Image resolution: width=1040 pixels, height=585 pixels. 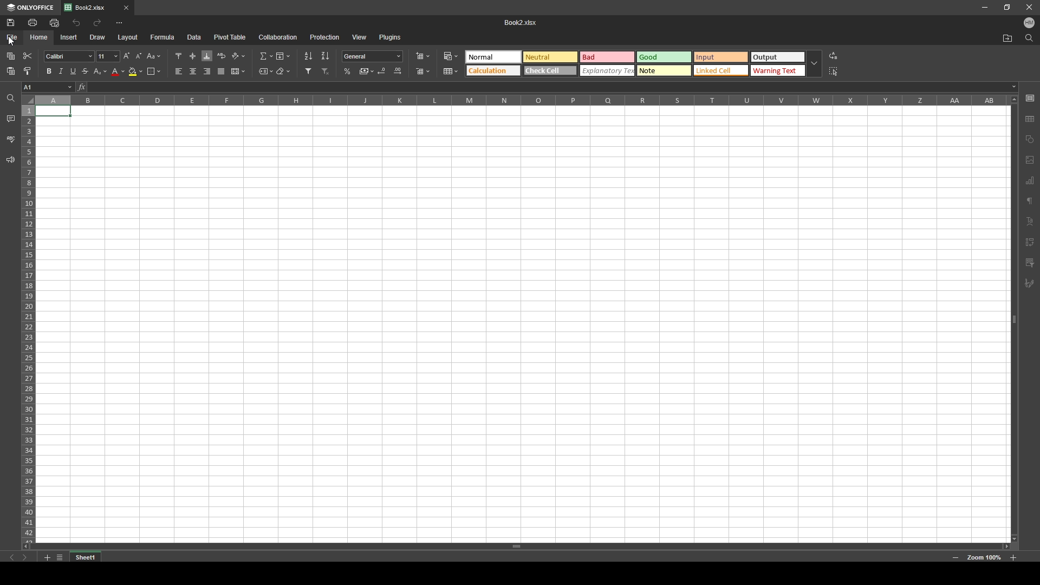 What do you see at coordinates (36, 8) in the screenshot?
I see `onlyoffice` at bounding box center [36, 8].